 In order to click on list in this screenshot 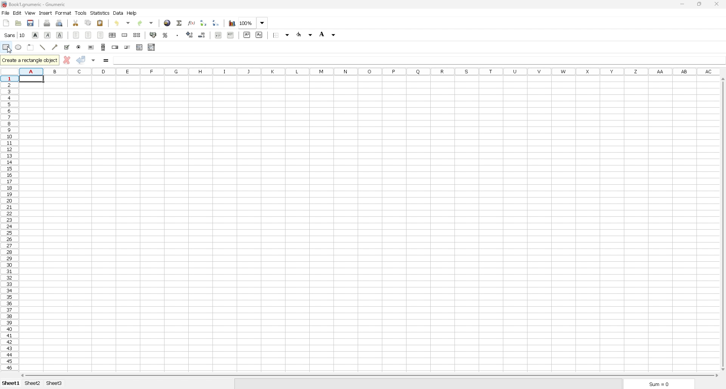, I will do `click(140, 47)`.